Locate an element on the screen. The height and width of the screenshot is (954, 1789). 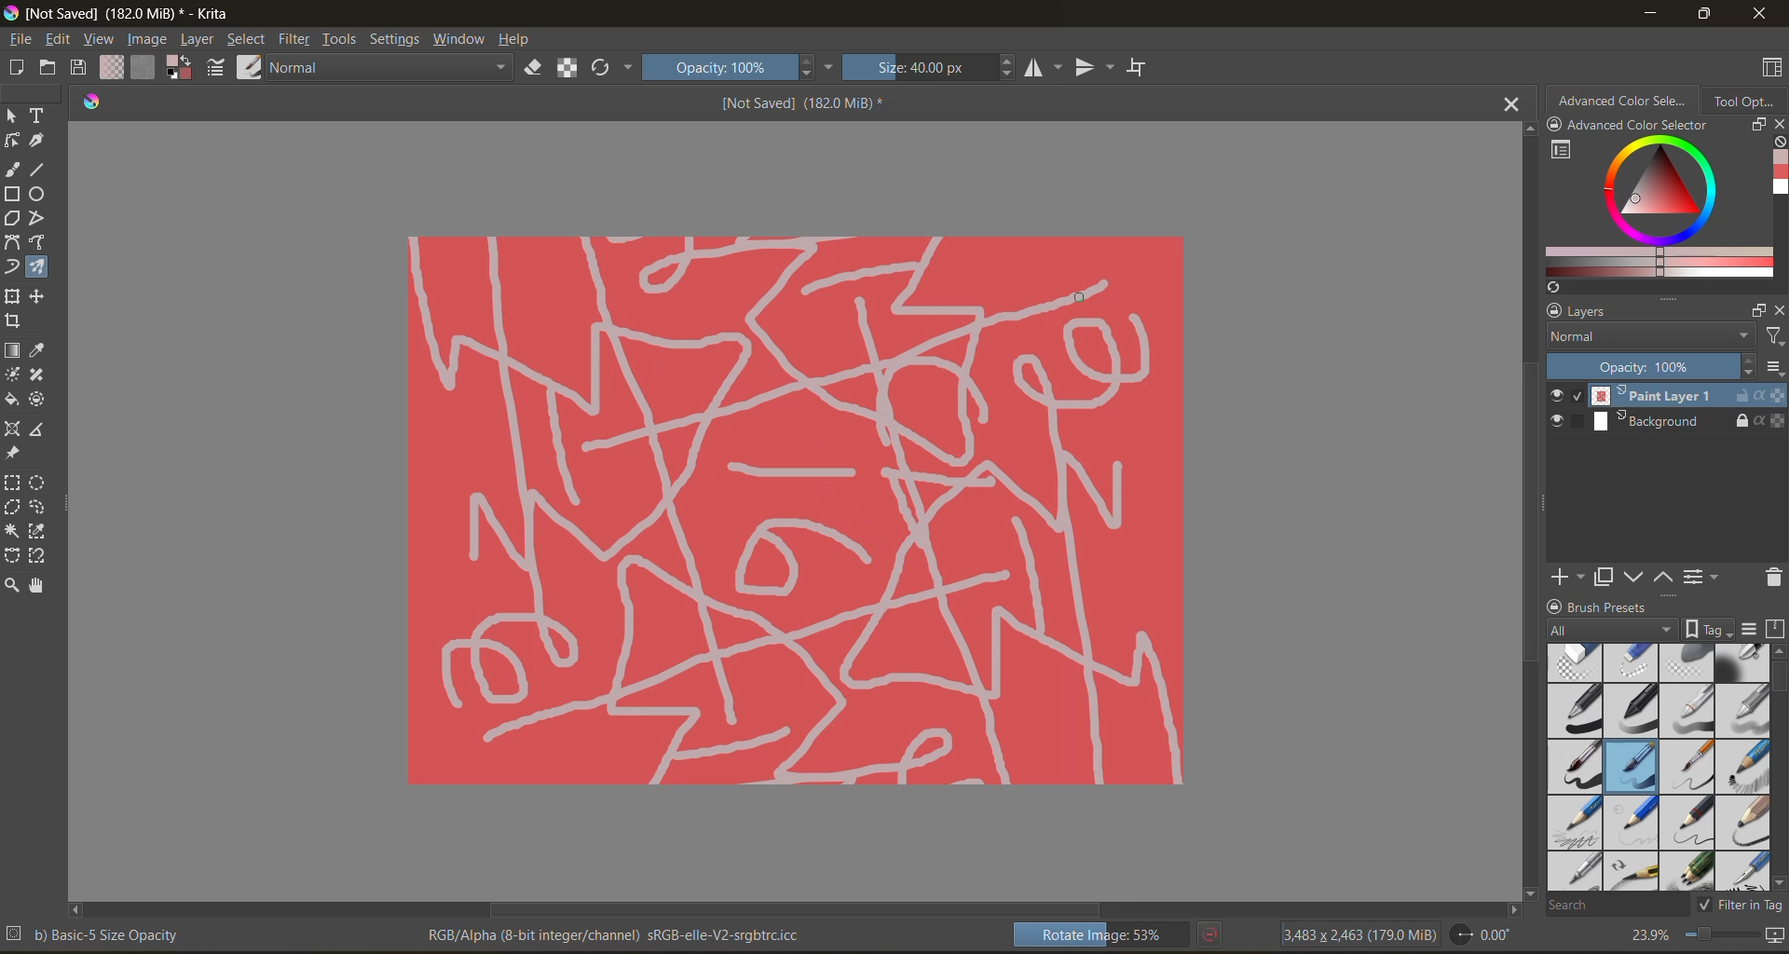
normal is located at coordinates (385, 69).